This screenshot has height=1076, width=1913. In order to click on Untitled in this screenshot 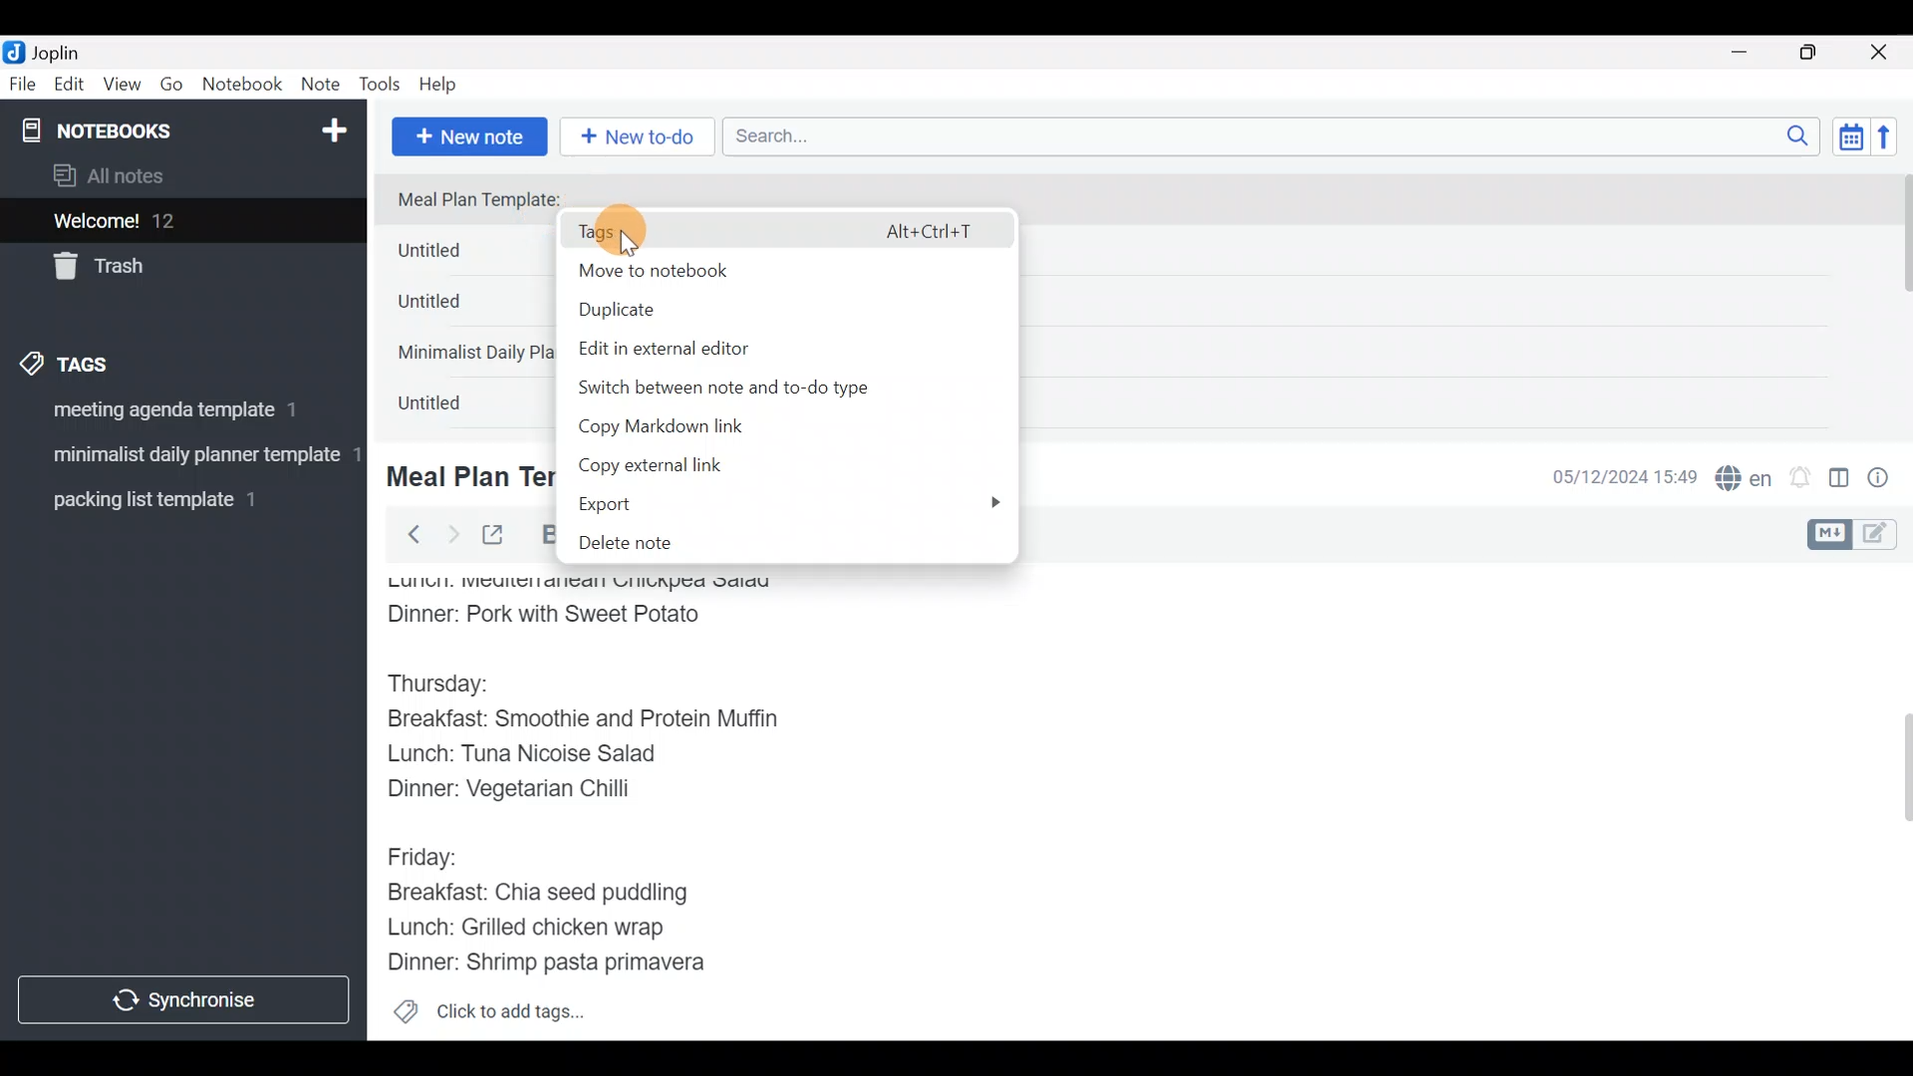, I will do `click(452, 407)`.